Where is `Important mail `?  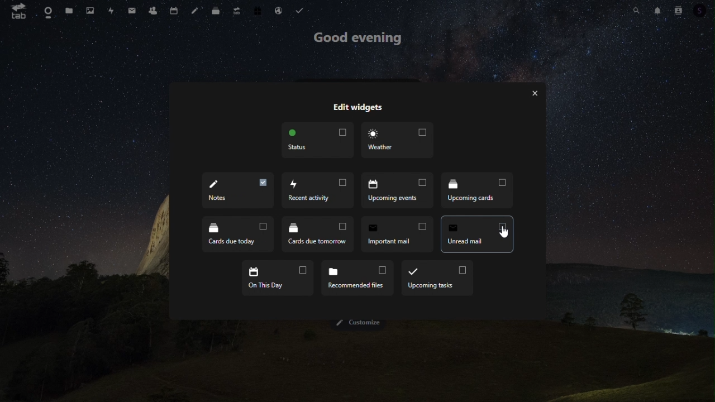
Important mail  is located at coordinates (318, 234).